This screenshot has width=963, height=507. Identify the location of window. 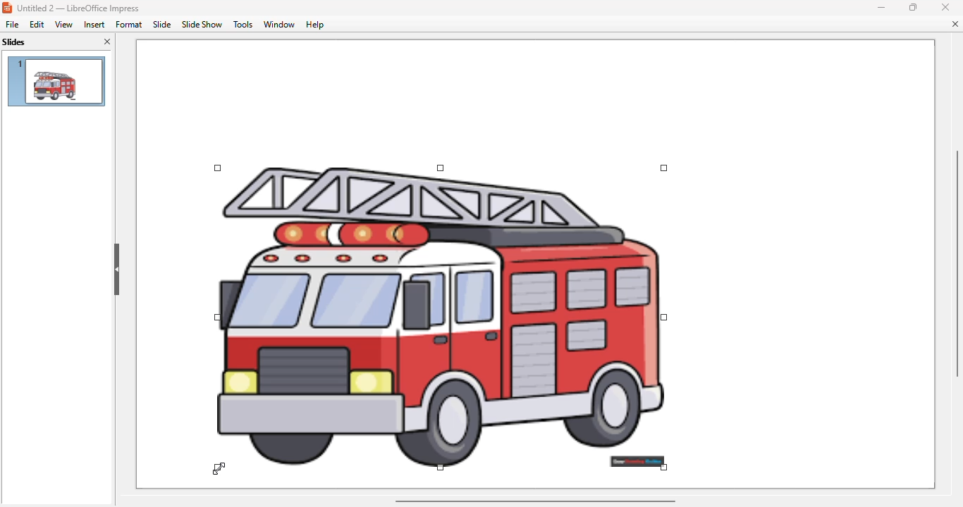
(278, 24).